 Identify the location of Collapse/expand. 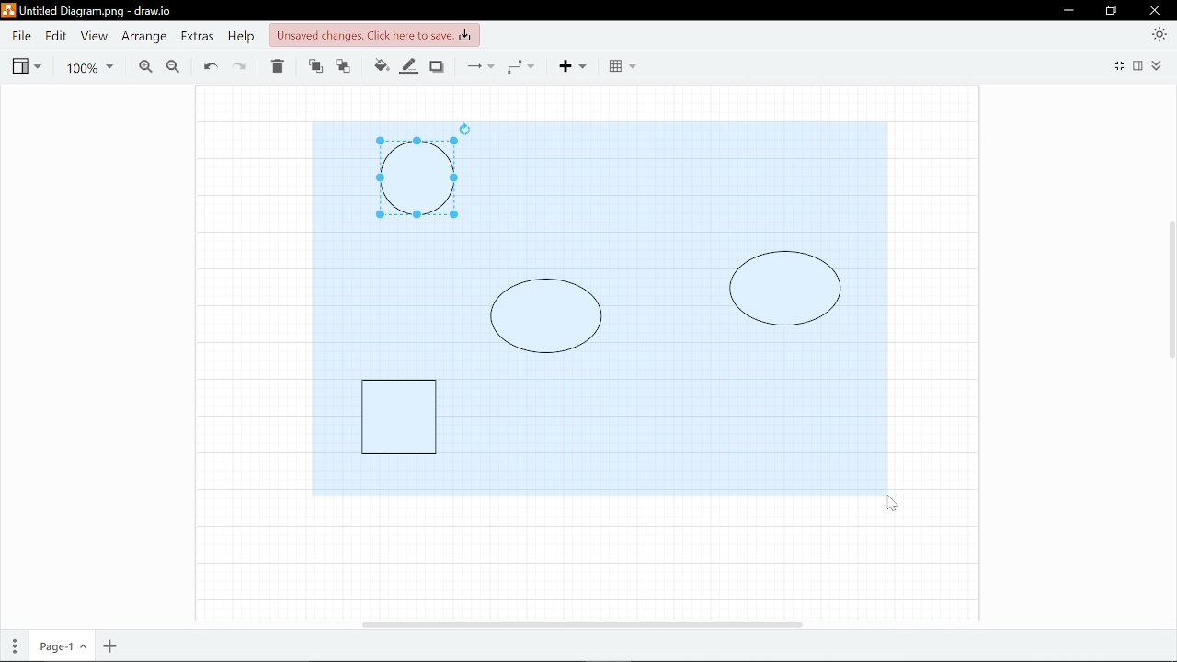
(1160, 65).